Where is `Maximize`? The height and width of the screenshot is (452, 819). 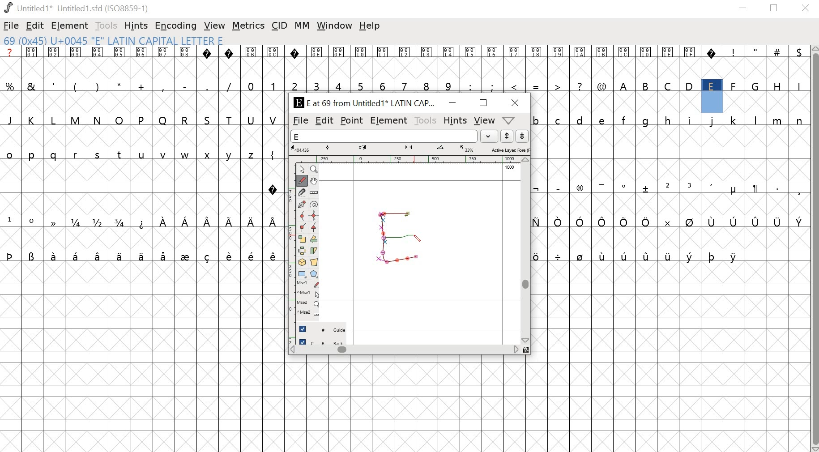
Maximize is located at coordinates (482, 102).